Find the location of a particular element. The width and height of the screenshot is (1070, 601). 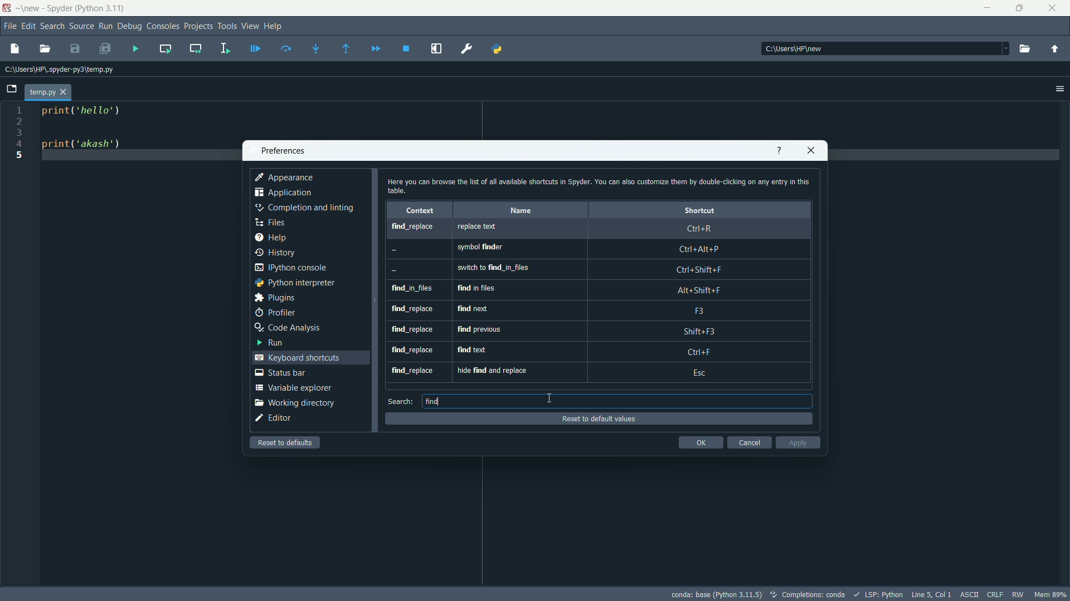

working directory is located at coordinates (294, 403).